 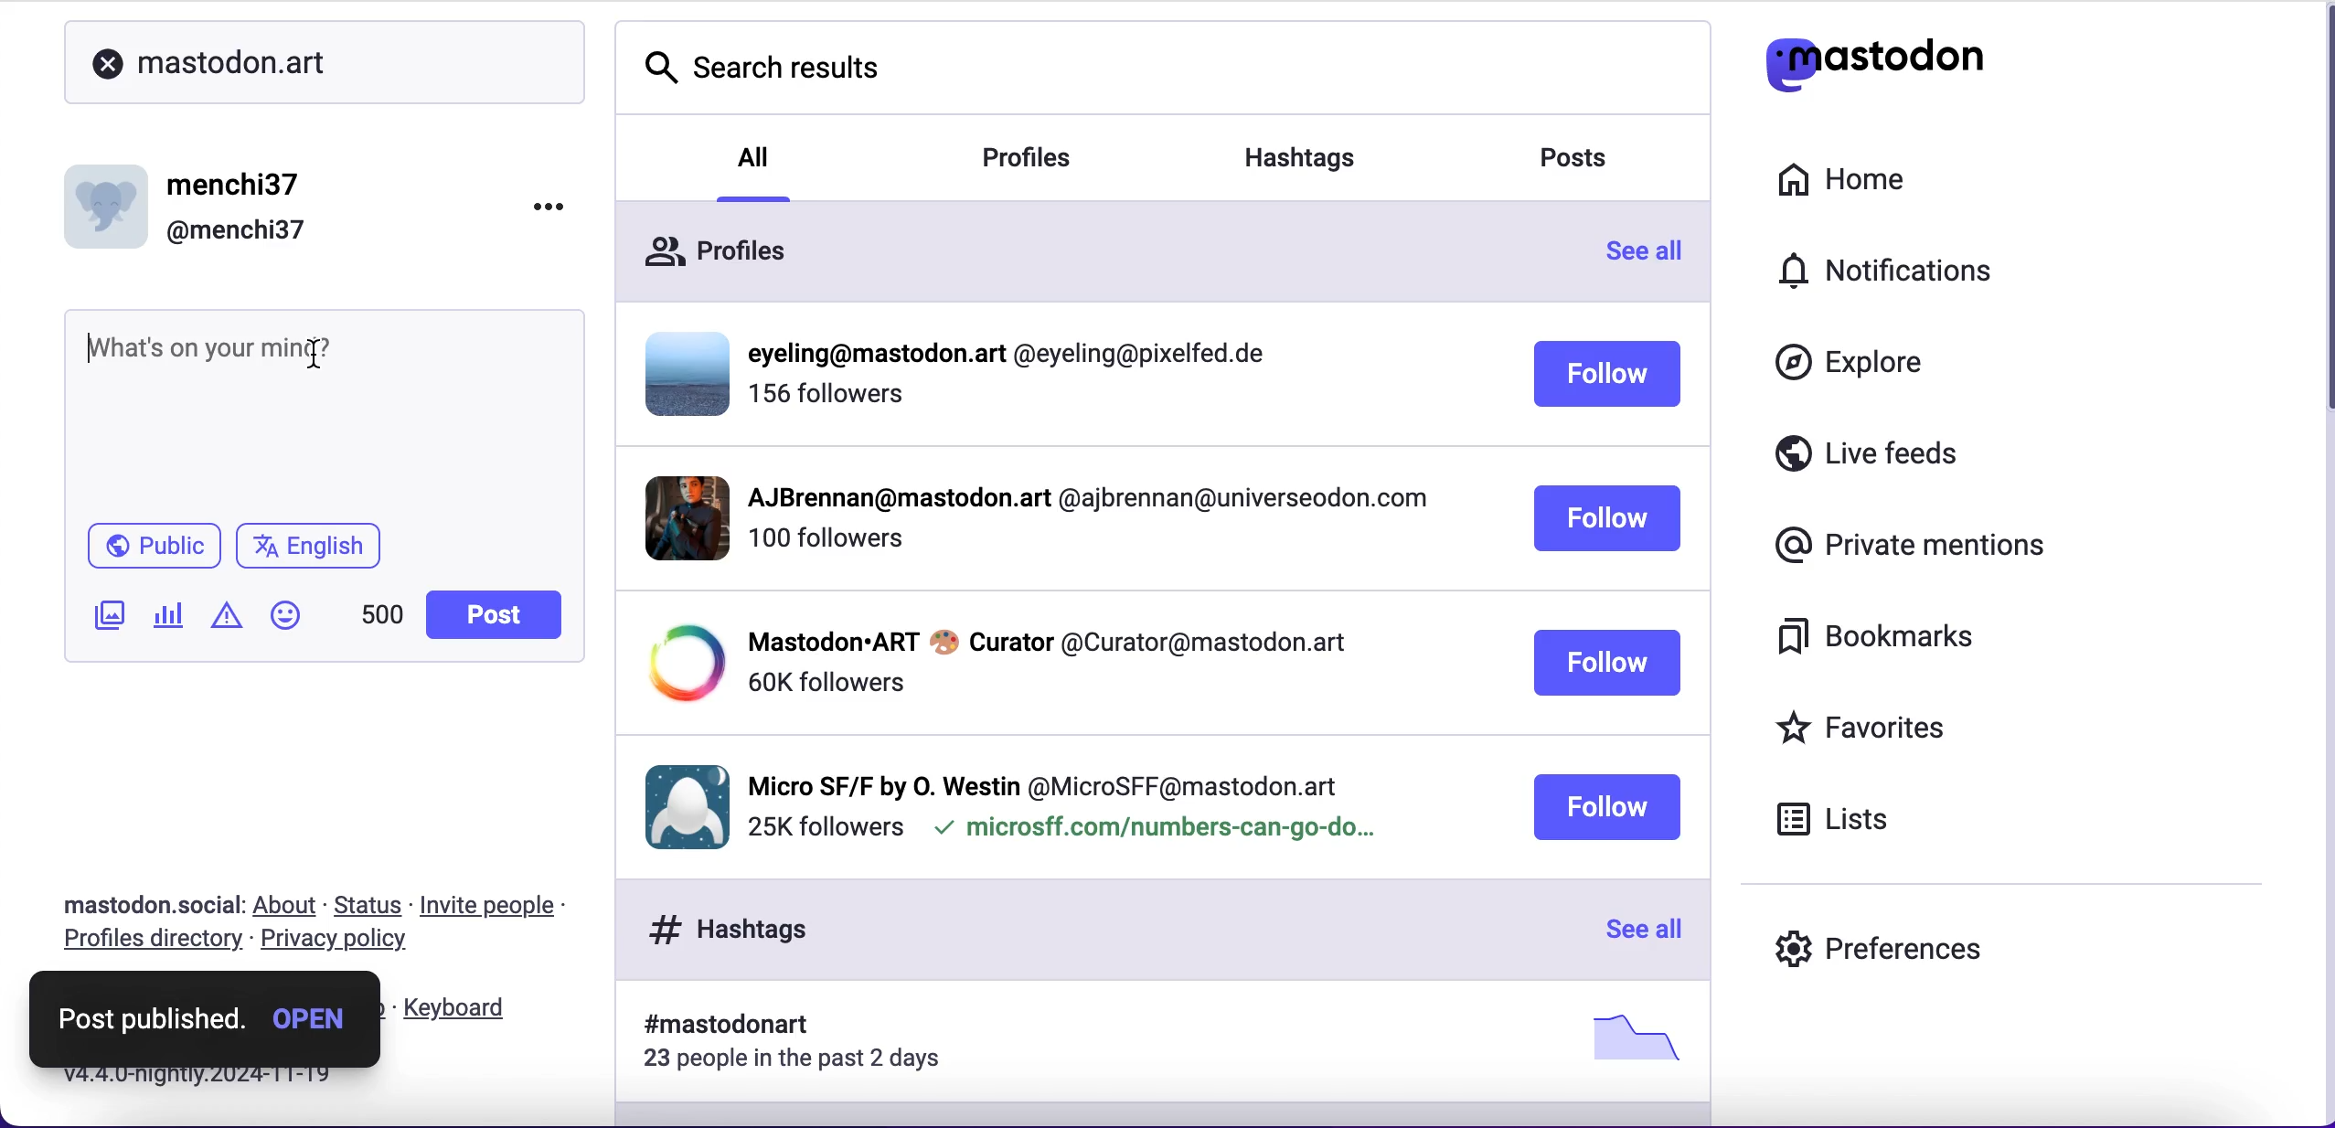 What do you see at coordinates (289, 907) in the screenshot?
I see `about` at bounding box center [289, 907].